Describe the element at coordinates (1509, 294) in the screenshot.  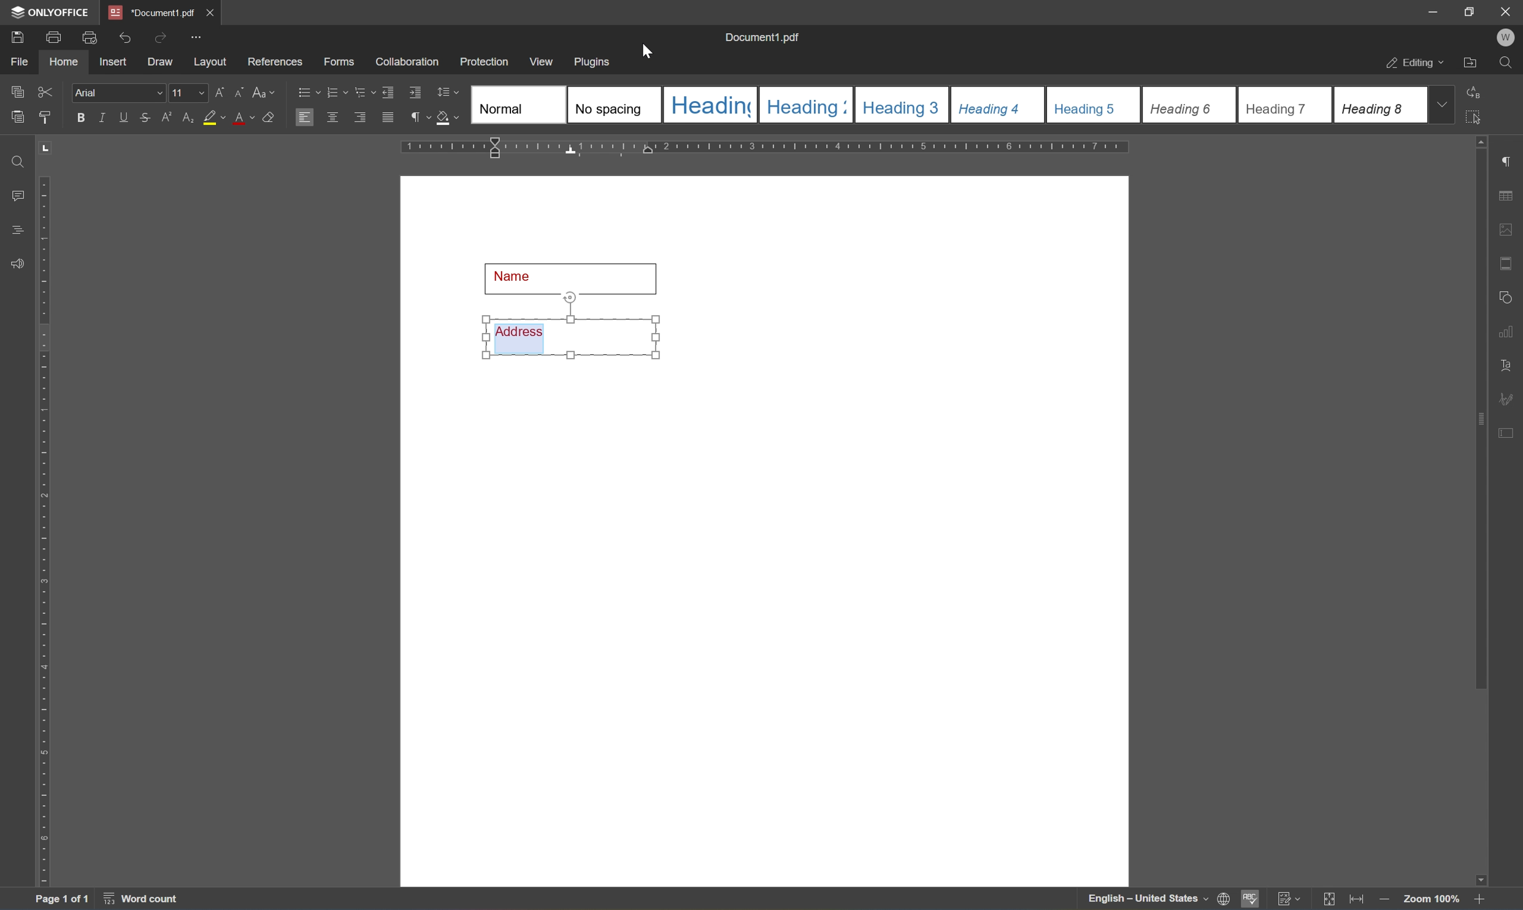
I see `shape settings` at that location.